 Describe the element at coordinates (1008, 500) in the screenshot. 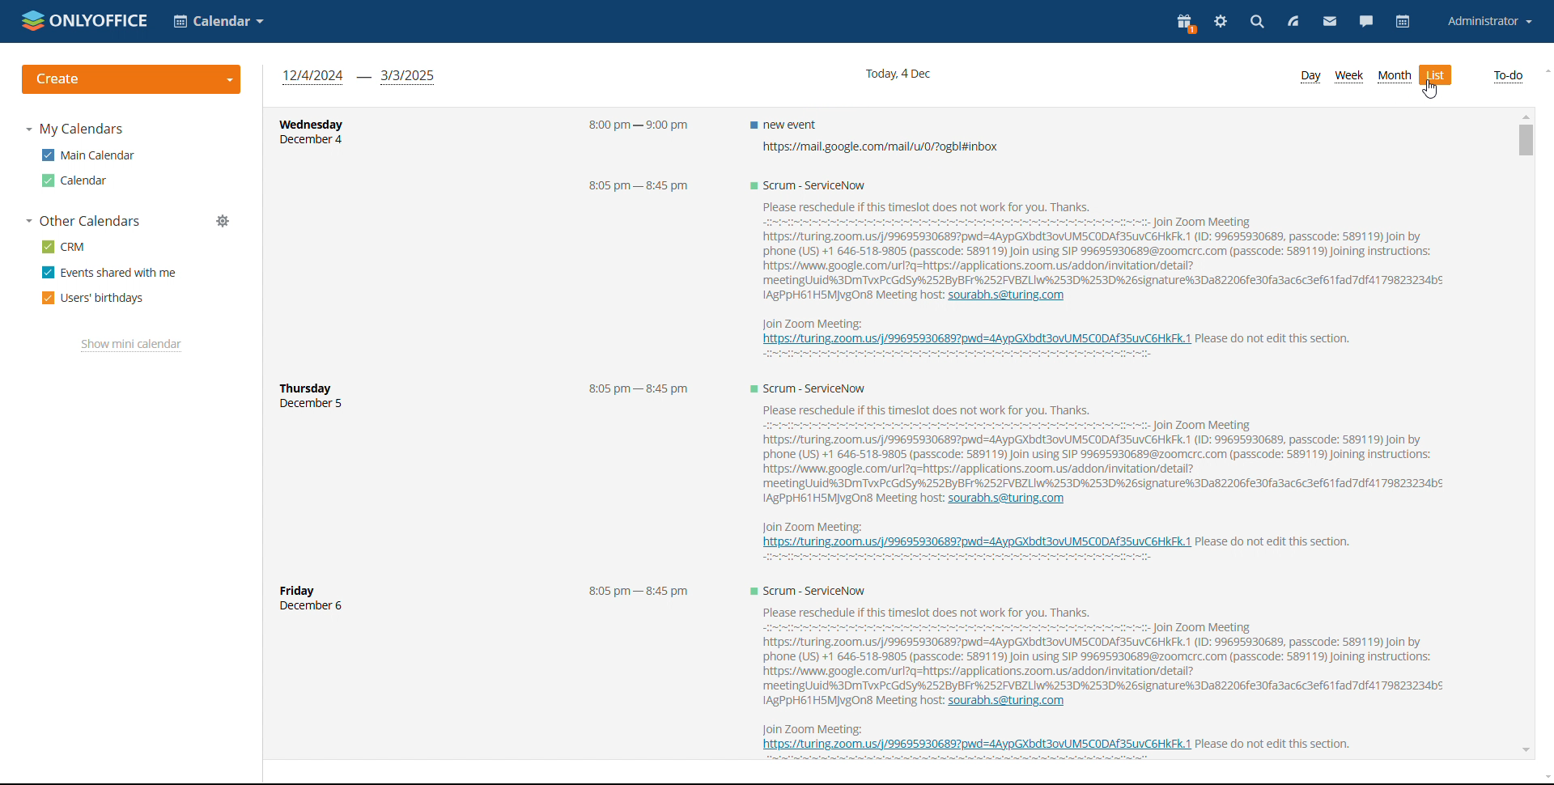

I see `sourabh.s@turing.com` at that location.